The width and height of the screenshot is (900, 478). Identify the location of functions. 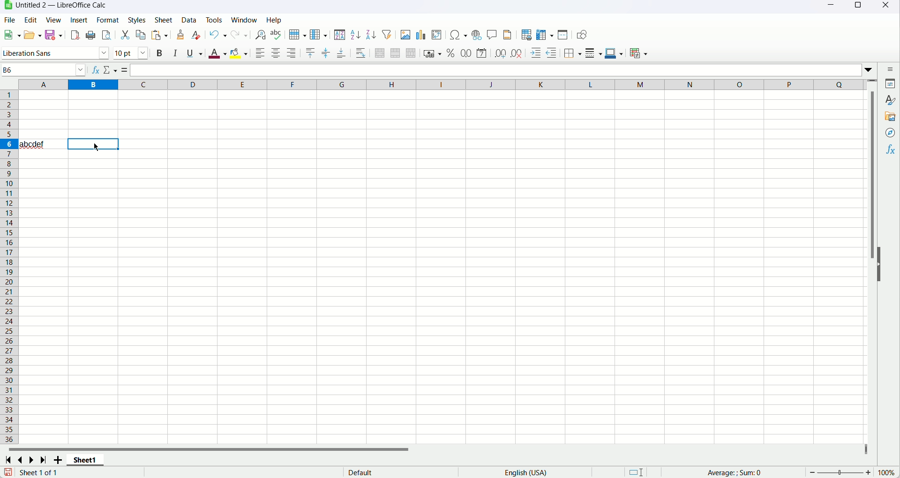
(889, 151).